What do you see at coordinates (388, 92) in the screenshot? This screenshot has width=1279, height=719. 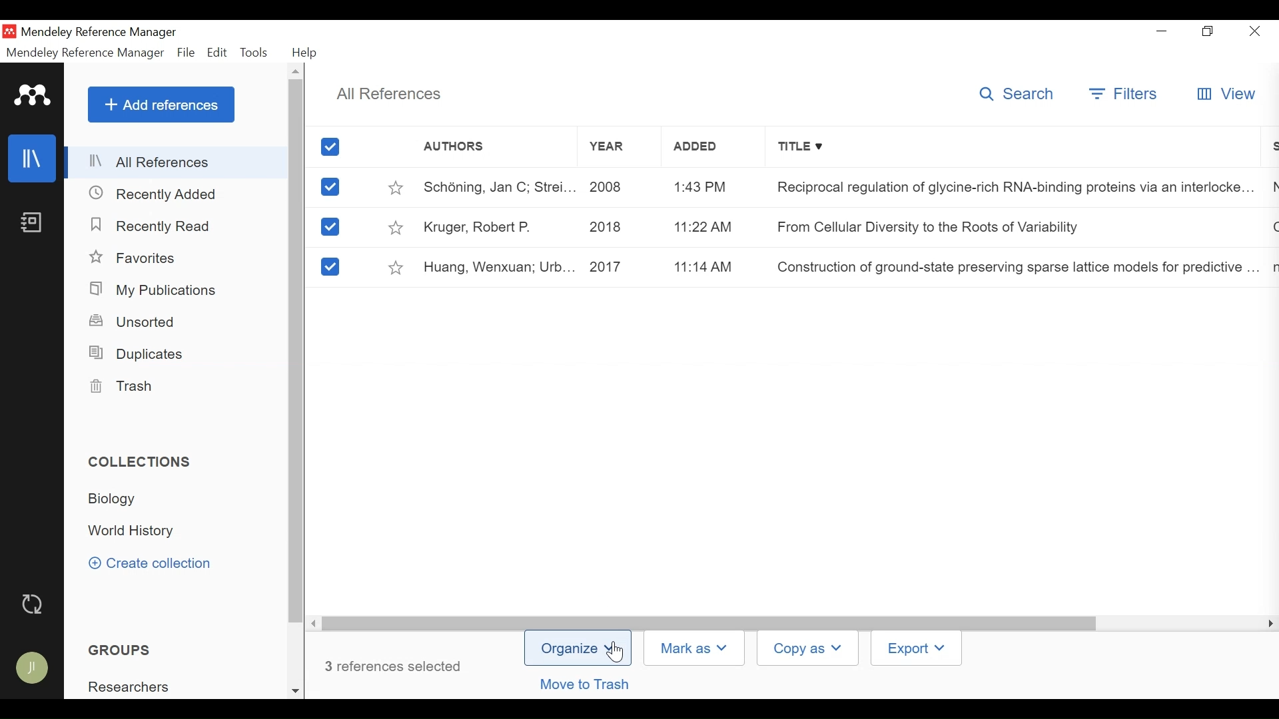 I see `All References` at bounding box center [388, 92].